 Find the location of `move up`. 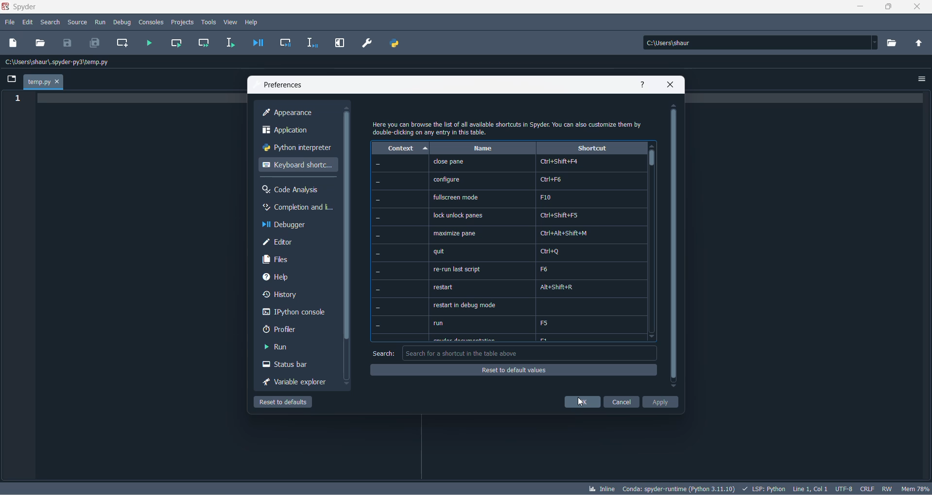

move up is located at coordinates (652, 146).